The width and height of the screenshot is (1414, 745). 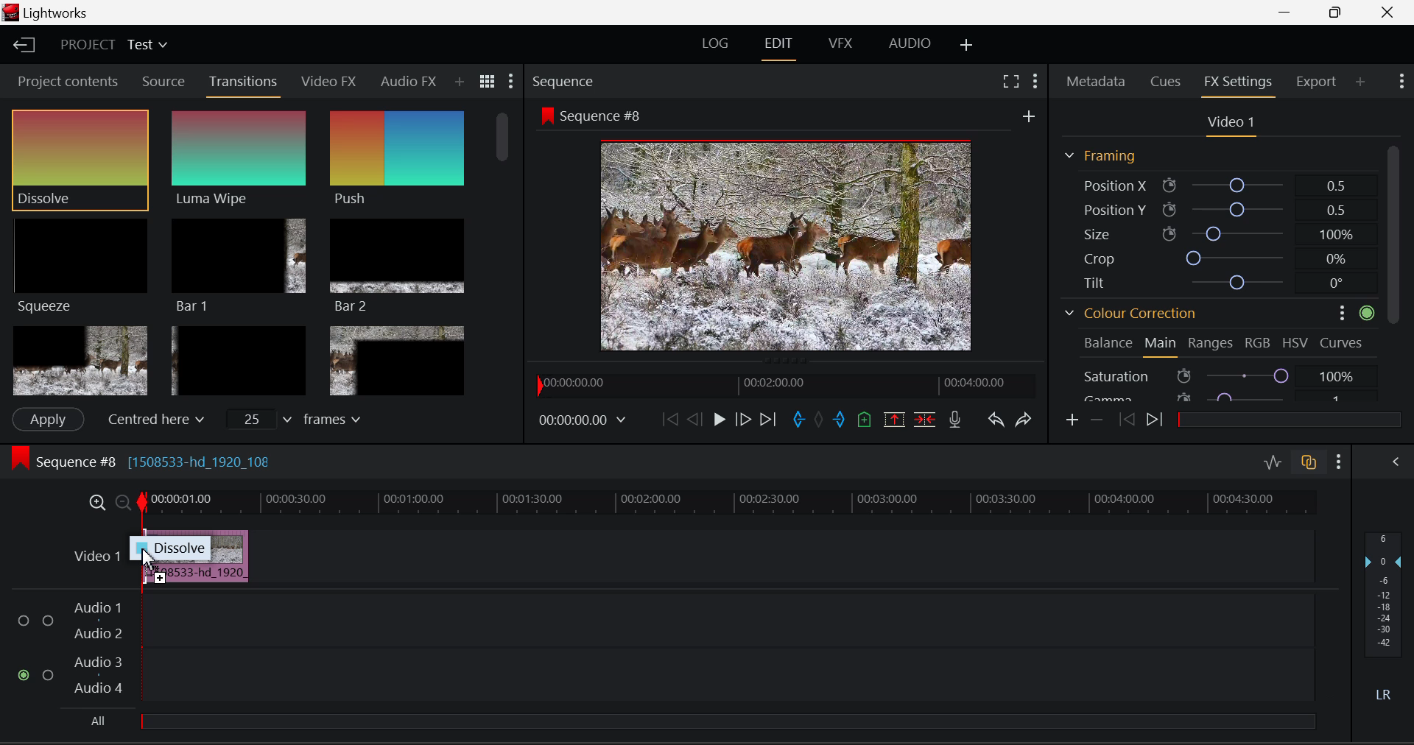 What do you see at coordinates (23, 621) in the screenshot?
I see `Audio Input Checkbox` at bounding box center [23, 621].